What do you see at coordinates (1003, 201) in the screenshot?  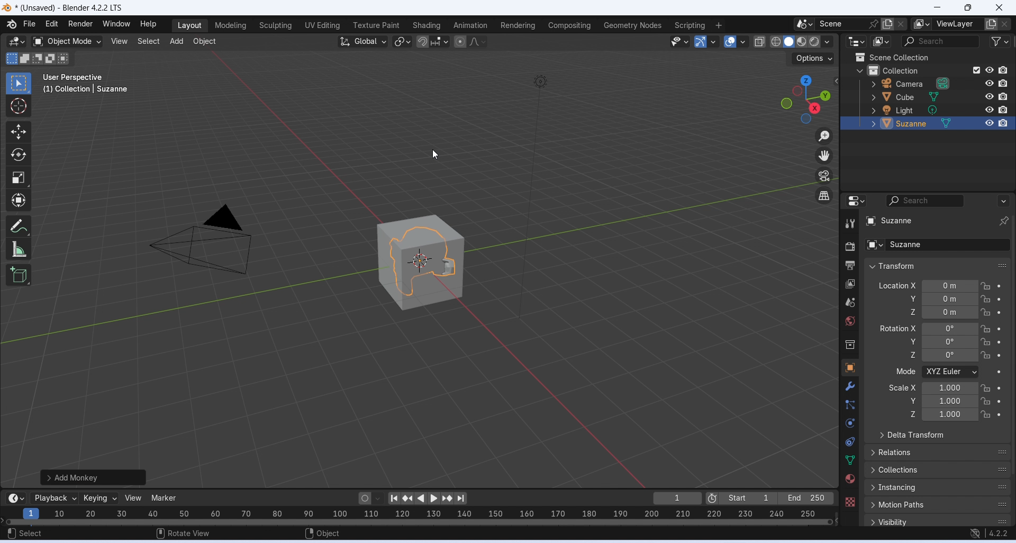 I see `options` at bounding box center [1003, 201].